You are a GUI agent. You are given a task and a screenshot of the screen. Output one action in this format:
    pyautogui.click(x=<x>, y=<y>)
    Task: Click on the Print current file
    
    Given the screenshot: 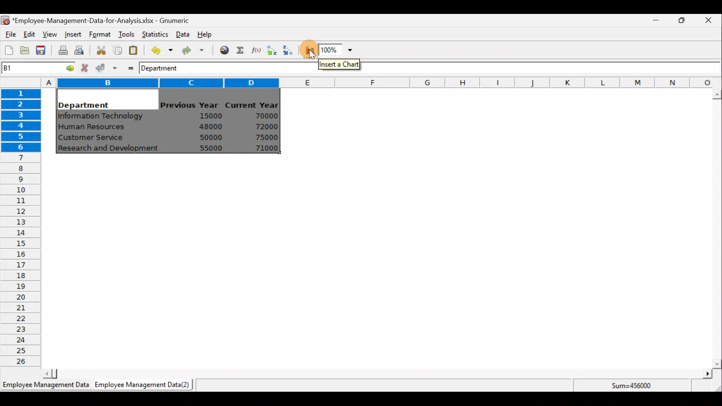 What is the action you would take?
    pyautogui.click(x=63, y=50)
    